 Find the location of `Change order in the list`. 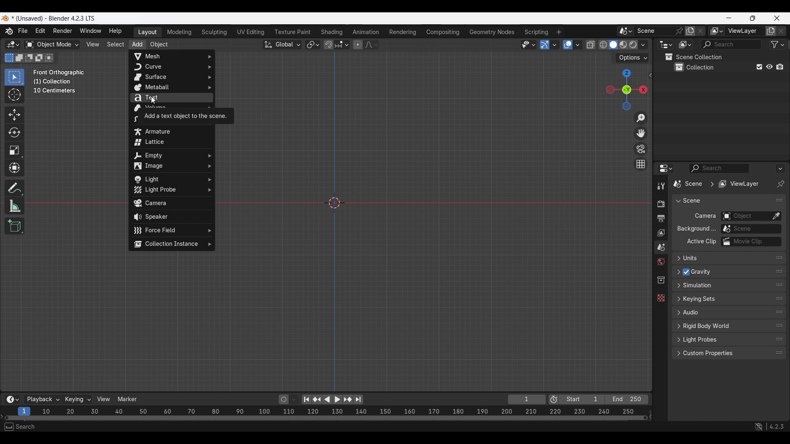

Change order in the list is located at coordinates (779, 299).